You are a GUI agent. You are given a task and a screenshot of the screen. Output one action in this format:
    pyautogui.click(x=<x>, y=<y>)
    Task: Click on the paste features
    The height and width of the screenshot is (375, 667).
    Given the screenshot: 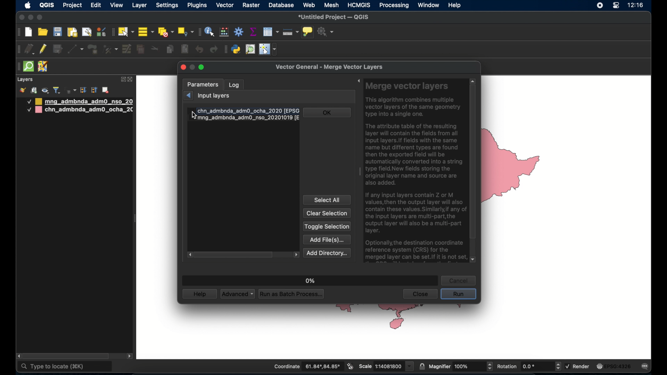 What is the action you would take?
    pyautogui.click(x=184, y=49)
    